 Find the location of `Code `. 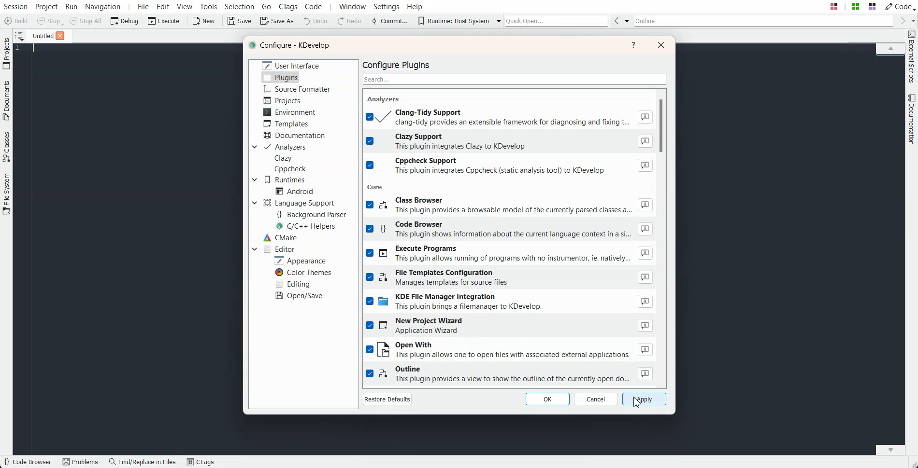

Code  is located at coordinates (899, 6).